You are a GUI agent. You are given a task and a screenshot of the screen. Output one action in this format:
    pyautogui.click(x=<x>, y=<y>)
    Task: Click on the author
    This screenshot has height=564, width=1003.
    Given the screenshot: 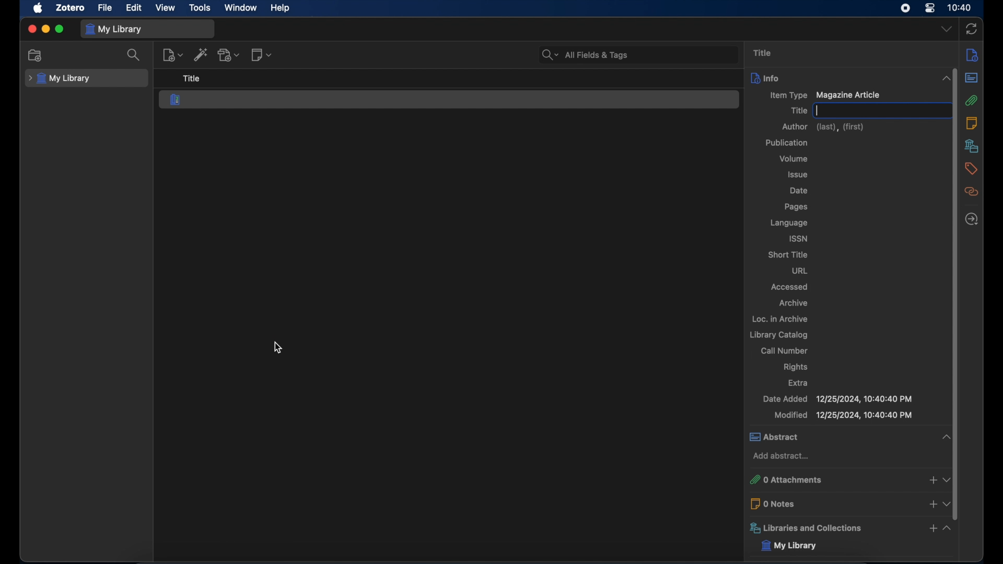 What is the action you would take?
    pyautogui.click(x=824, y=127)
    